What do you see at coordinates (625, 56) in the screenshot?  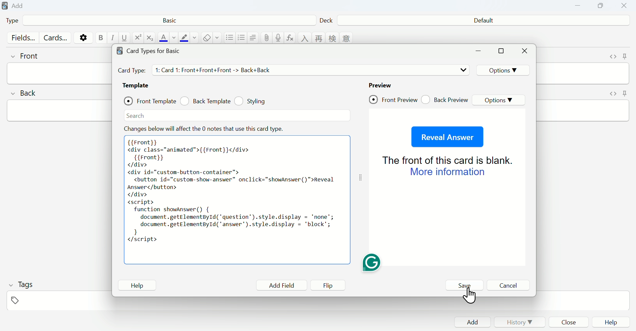 I see `toggle sticky` at bounding box center [625, 56].